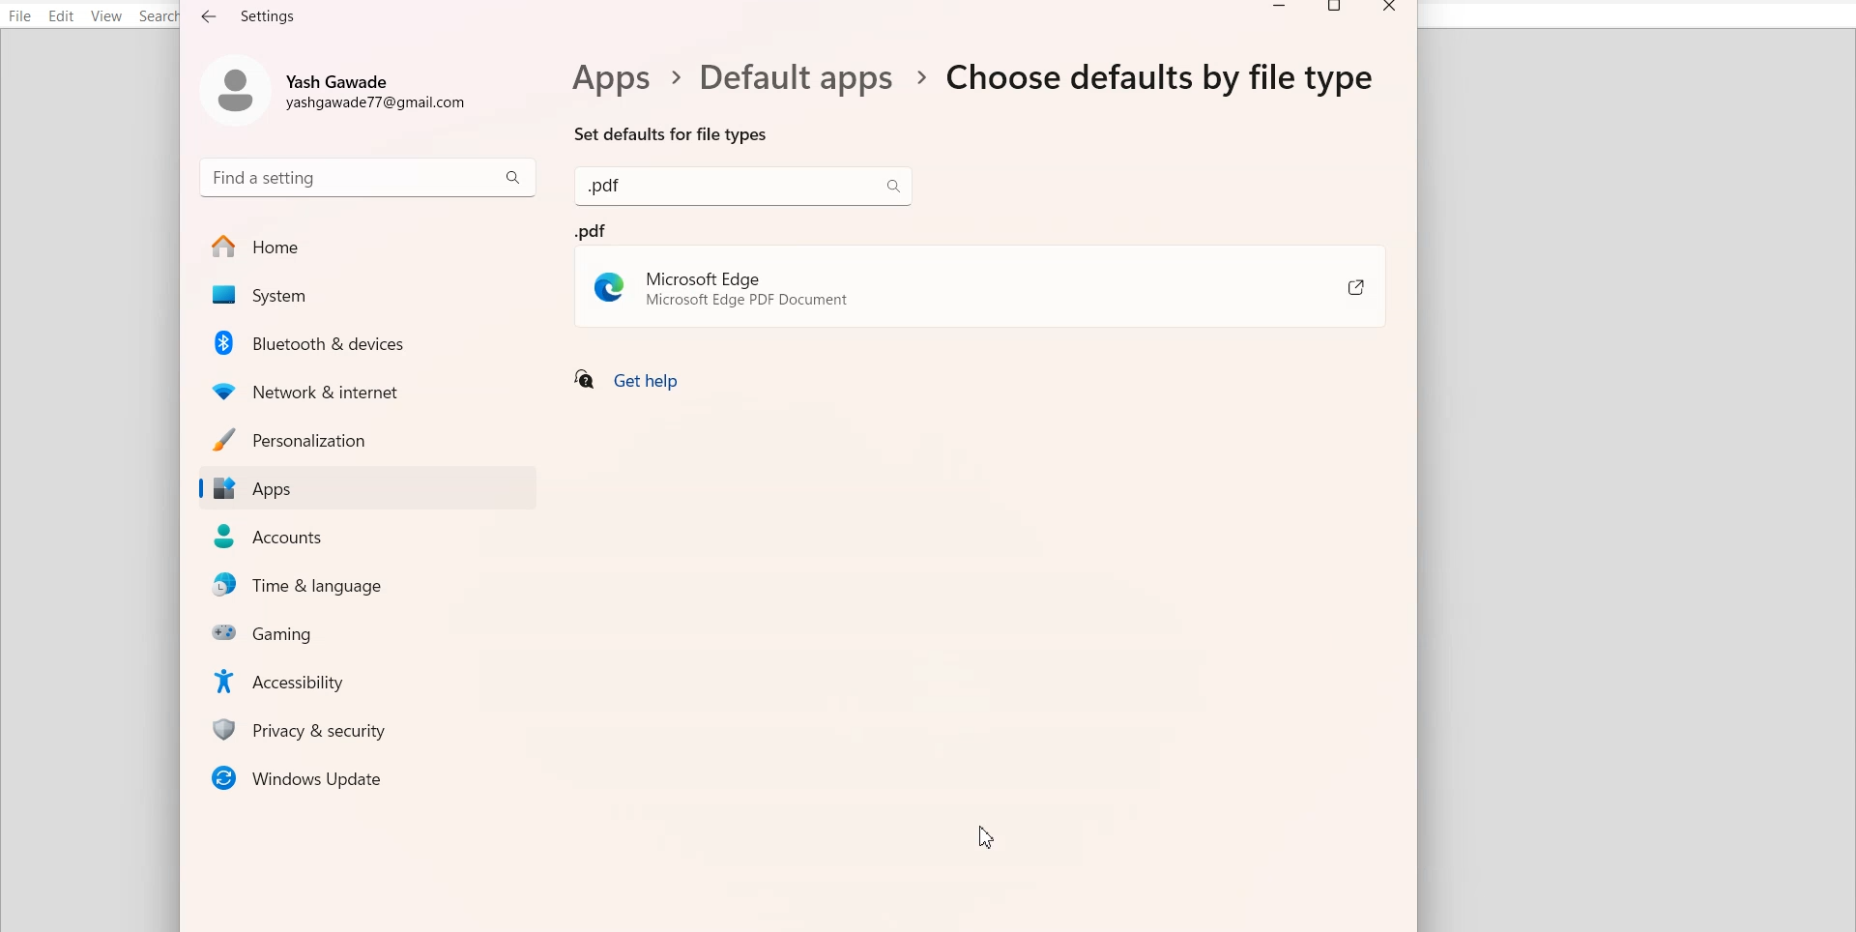 Image resolution: width=1856 pixels, height=932 pixels. I want to click on Minimize, so click(1280, 10).